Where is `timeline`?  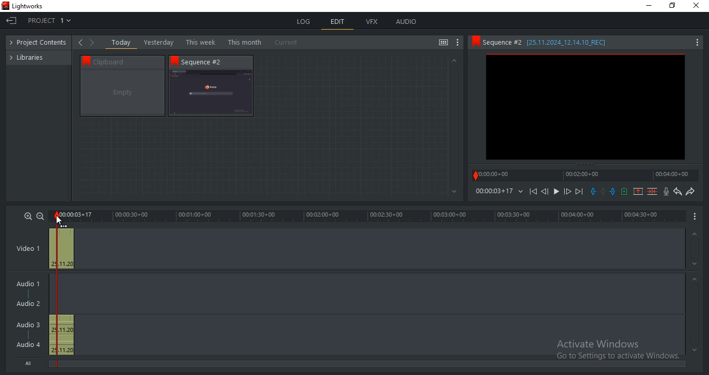
timeline is located at coordinates (494, 191).